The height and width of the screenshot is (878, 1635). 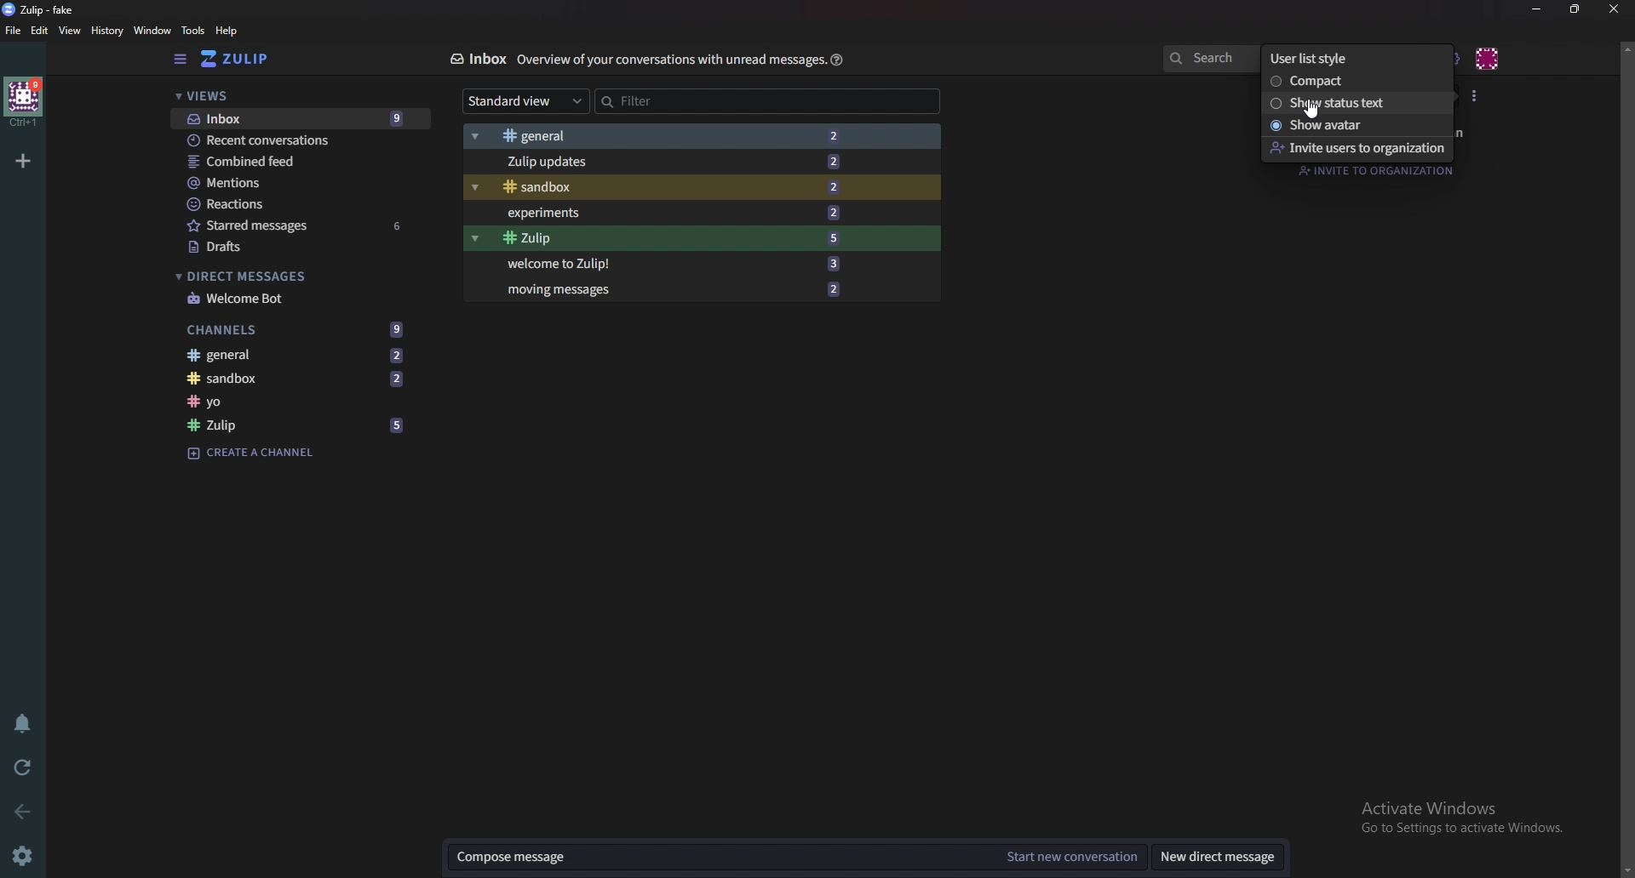 I want to click on back, so click(x=19, y=811).